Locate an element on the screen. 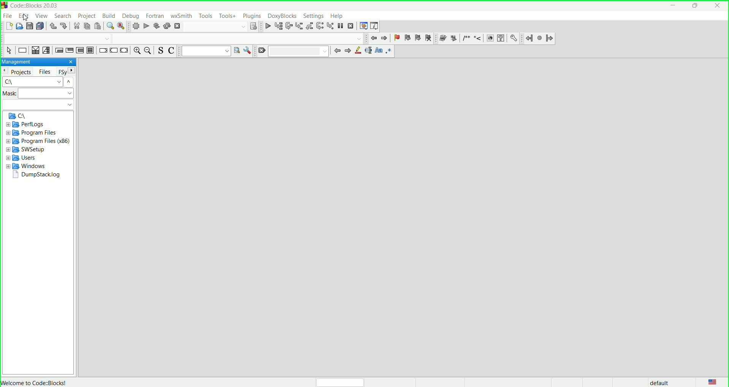 The height and width of the screenshot is (387, 729). HTML is located at coordinates (489, 39).